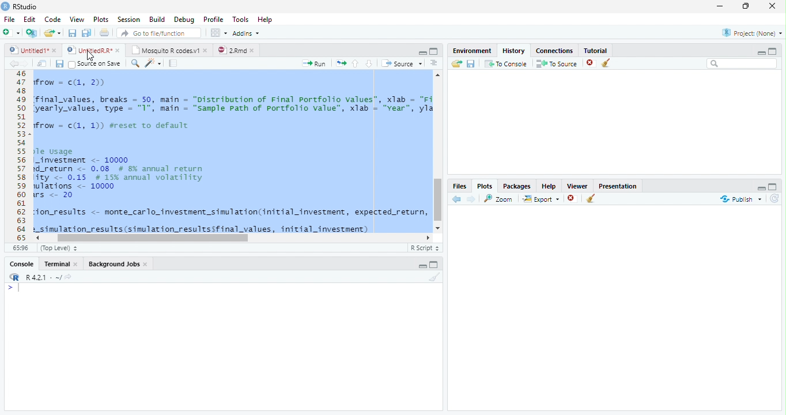  What do you see at coordinates (370, 64) in the screenshot?
I see `Go to next section of code` at bounding box center [370, 64].